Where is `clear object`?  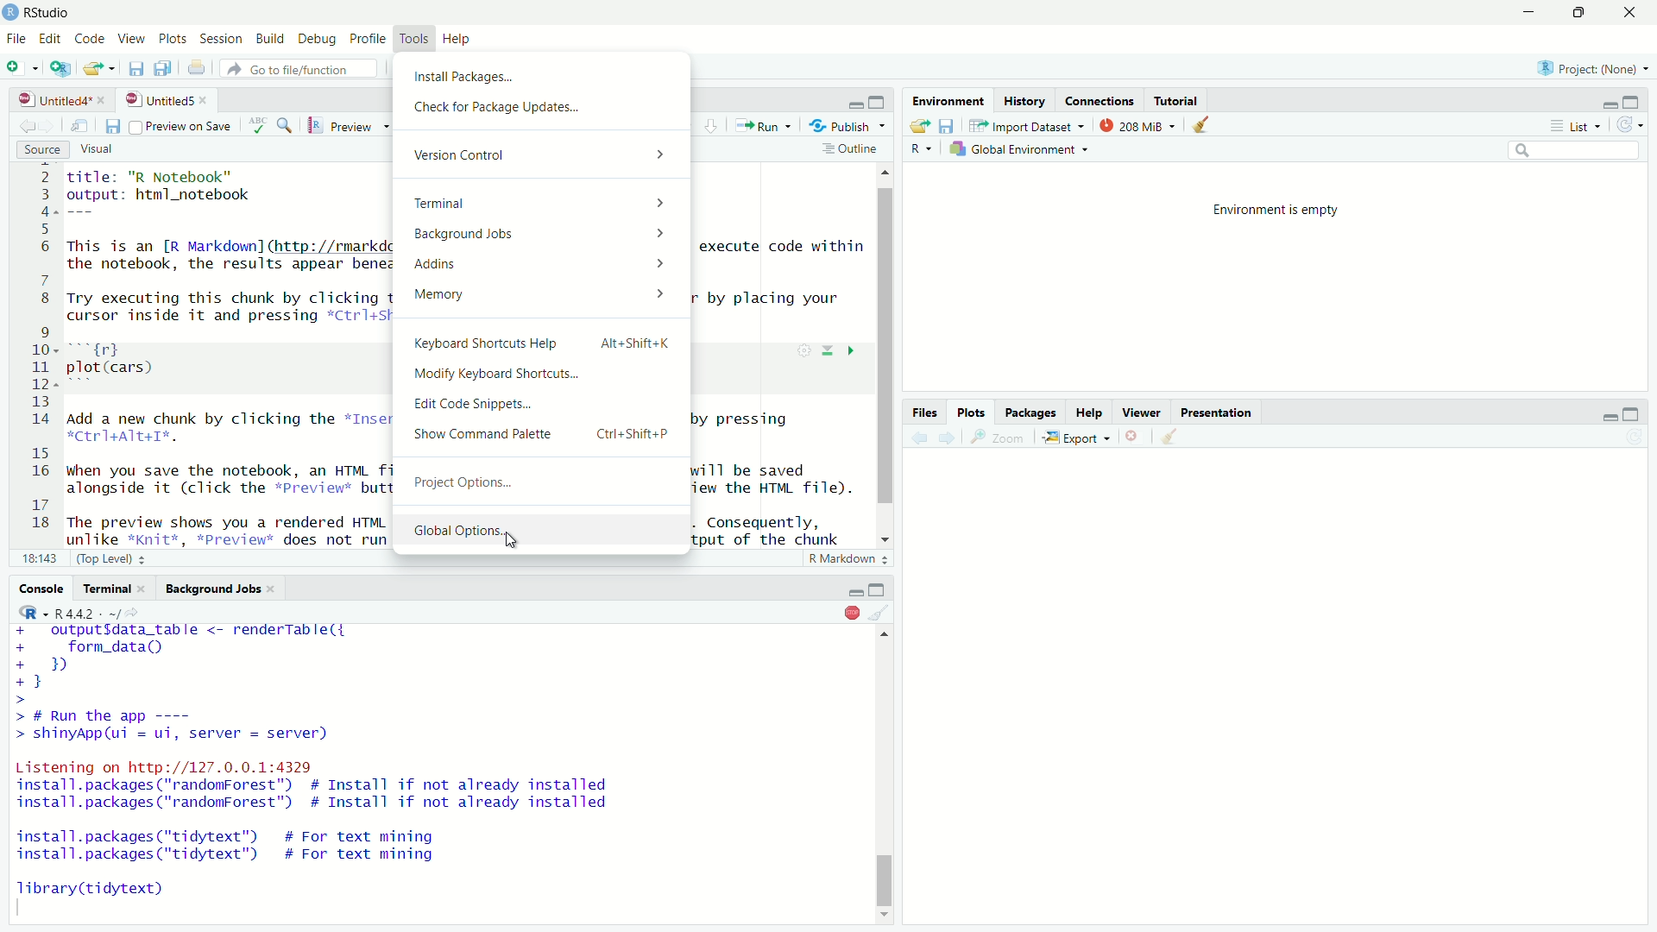
clear object is located at coordinates (879, 613).